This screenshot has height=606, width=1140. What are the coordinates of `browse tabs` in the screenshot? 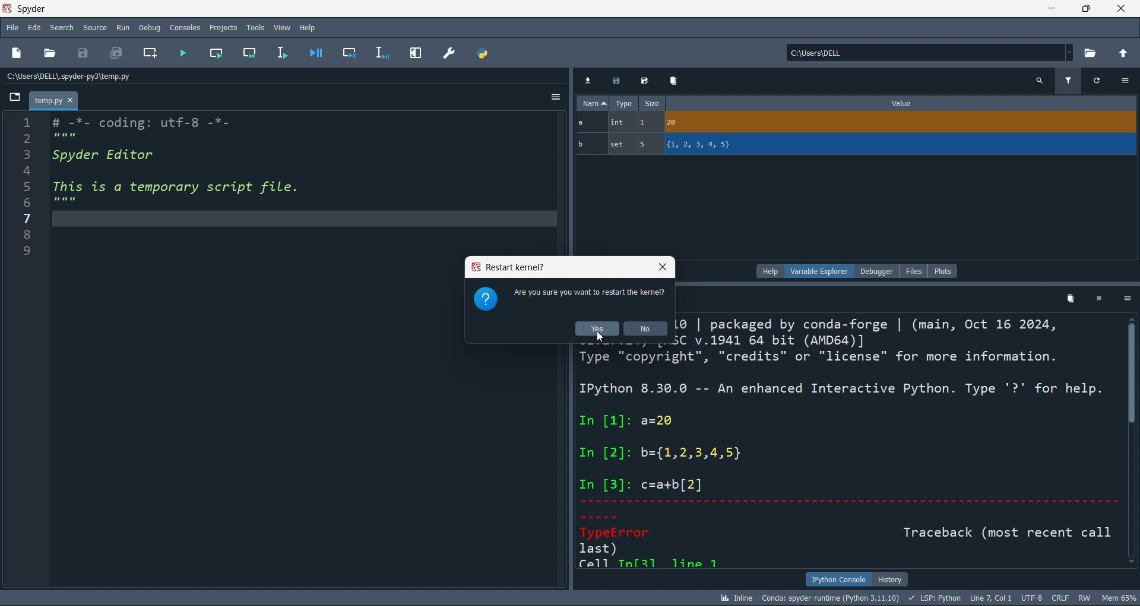 It's located at (12, 98).